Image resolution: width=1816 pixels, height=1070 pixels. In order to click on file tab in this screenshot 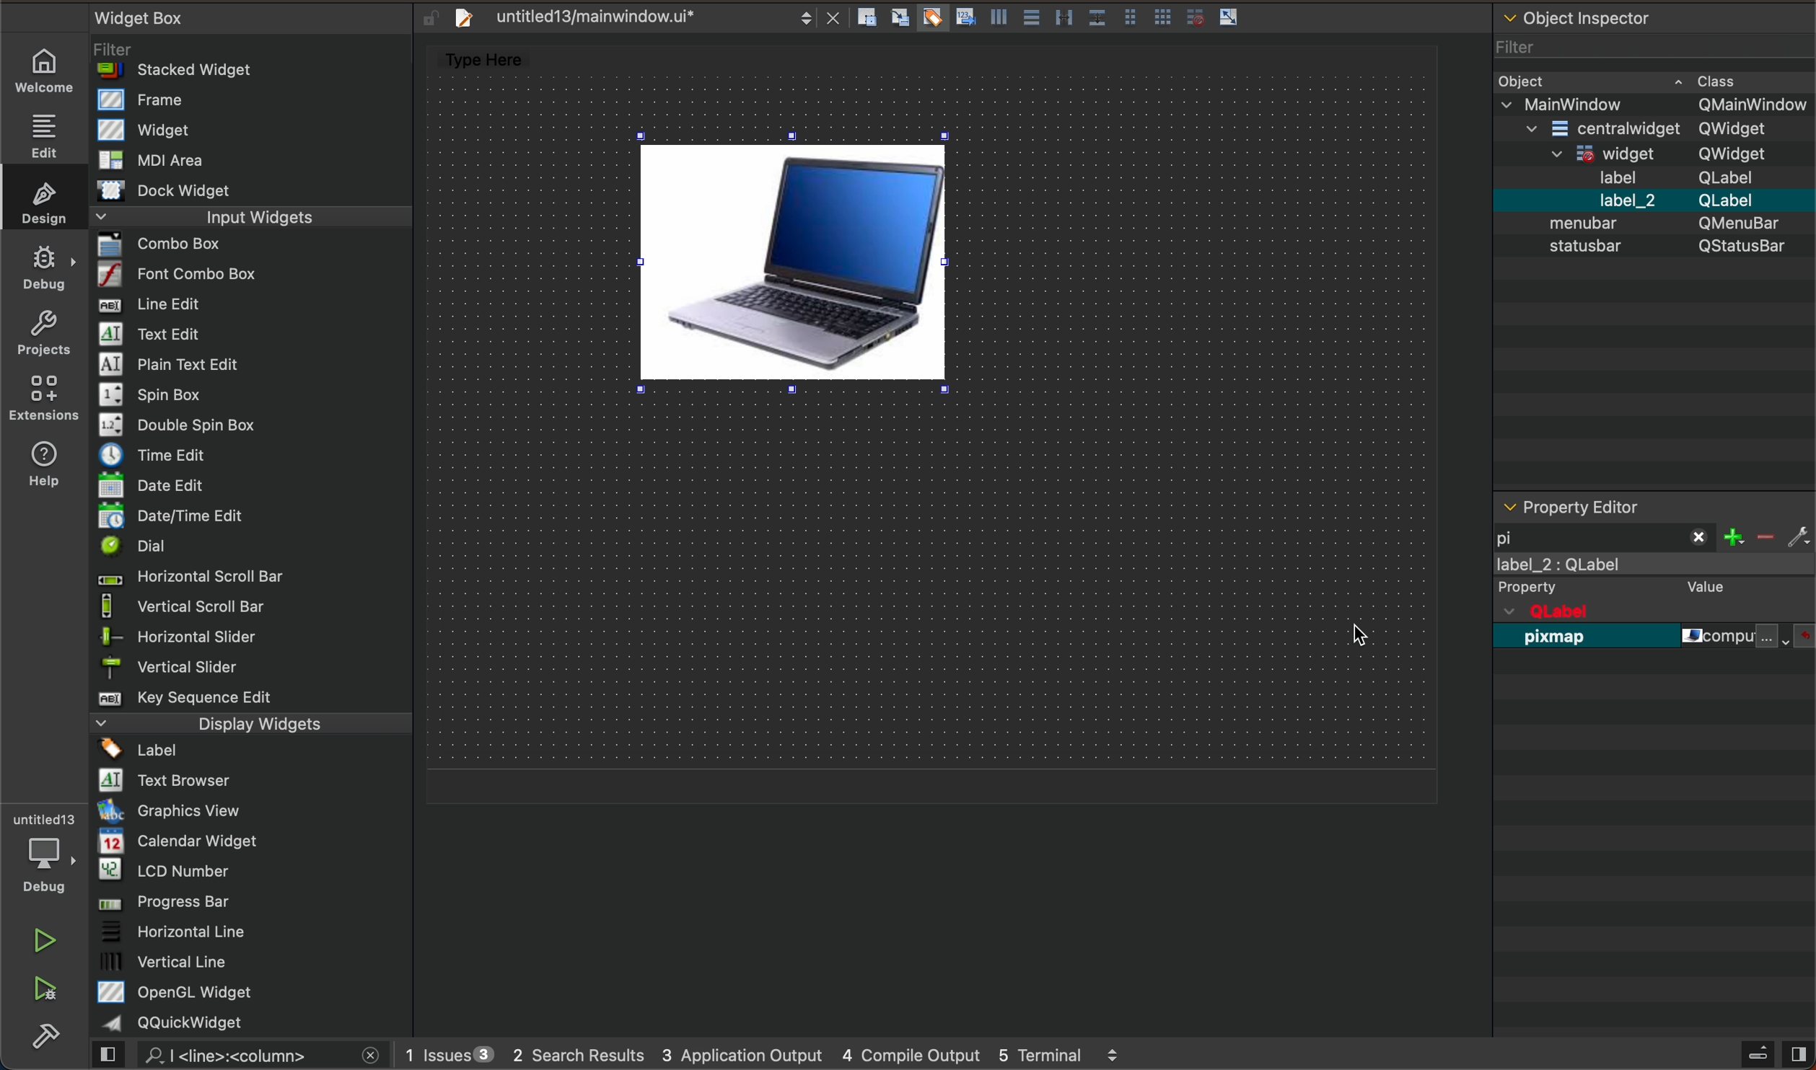, I will do `click(641, 21)`.